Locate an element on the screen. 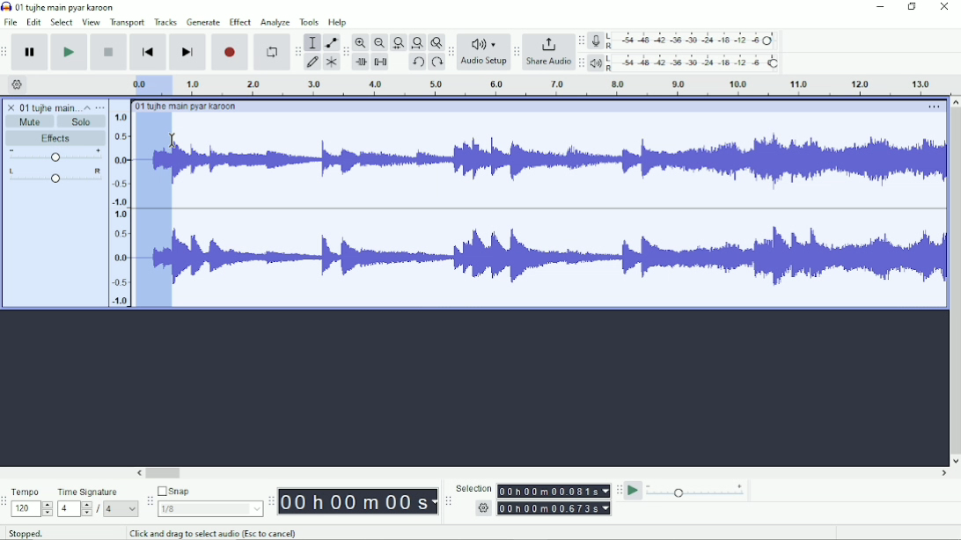  Pause is located at coordinates (31, 53).